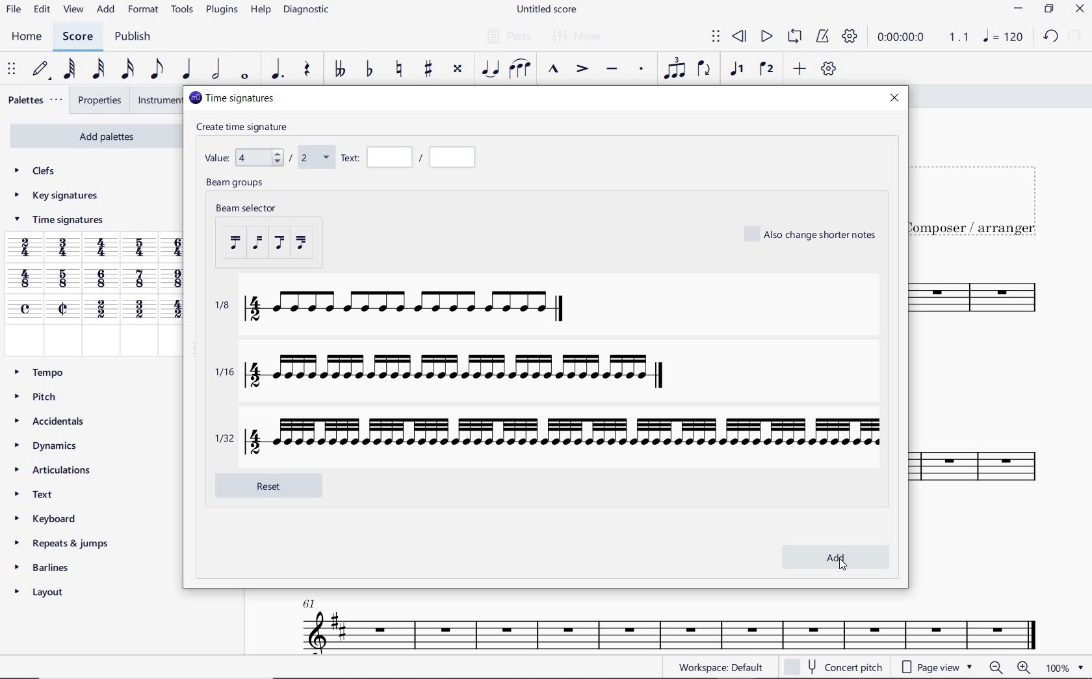 The height and width of the screenshot is (679, 1092). Describe the element at coordinates (339, 70) in the screenshot. I see `TOGGLE-DOUBLE FLAT` at that location.